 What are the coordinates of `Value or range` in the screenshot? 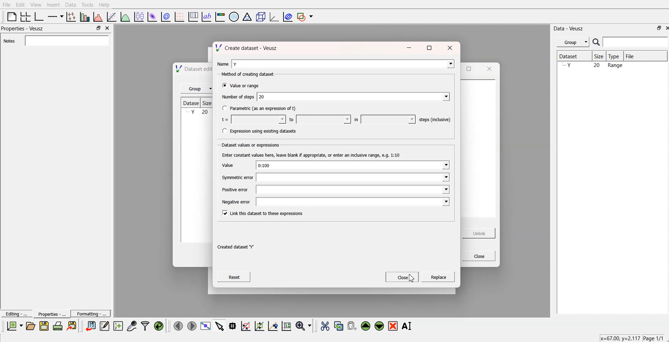 It's located at (241, 85).